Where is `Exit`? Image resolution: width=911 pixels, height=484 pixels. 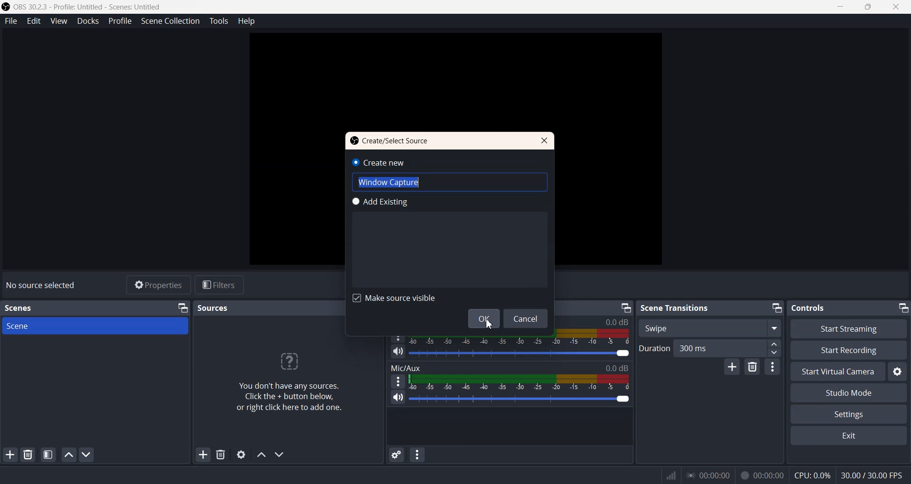 Exit is located at coordinates (851, 437).